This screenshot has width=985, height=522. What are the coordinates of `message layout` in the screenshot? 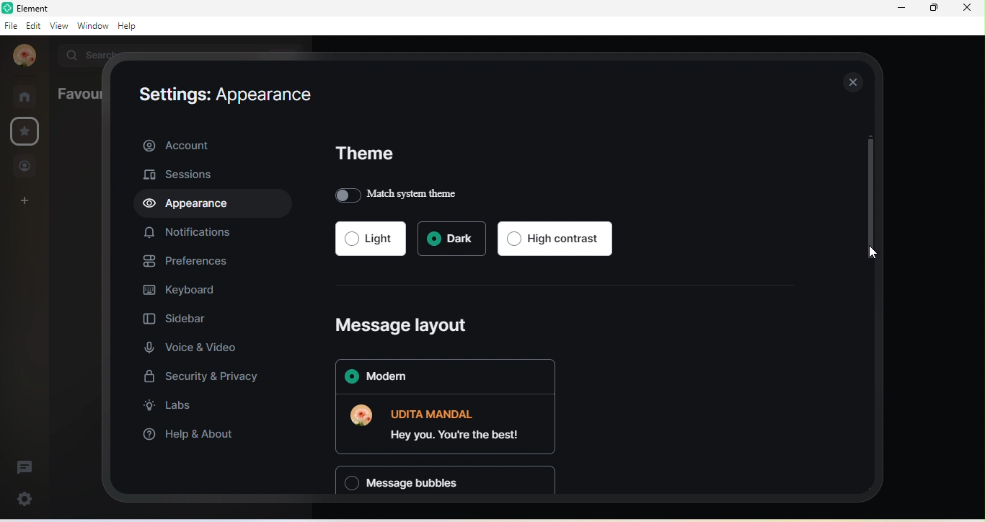 It's located at (406, 324).